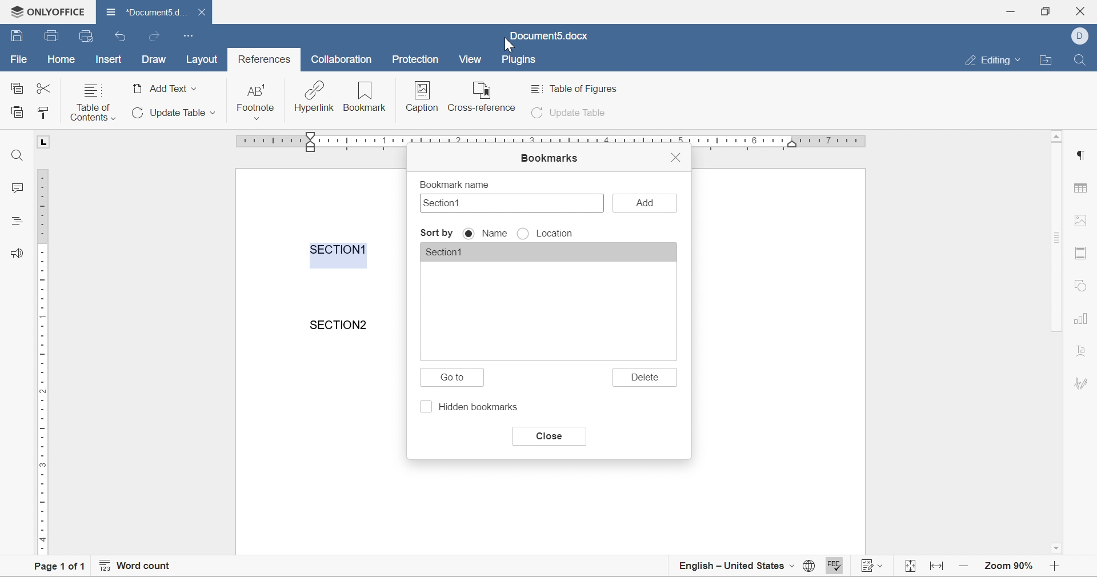 This screenshot has width=1097, height=577. Describe the element at coordinates (1079, 220) in the screenshot. I see `image settings` at that location.